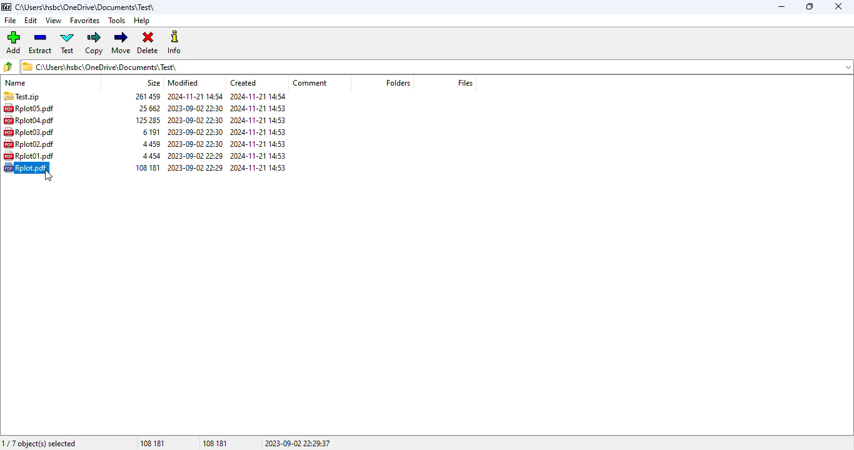 Image resolution: width=854 pixels, height=450 pixels. What do you see at coordinates (183, 82) in the screenshot?
I see `modified` at bounding box center [183, 82].